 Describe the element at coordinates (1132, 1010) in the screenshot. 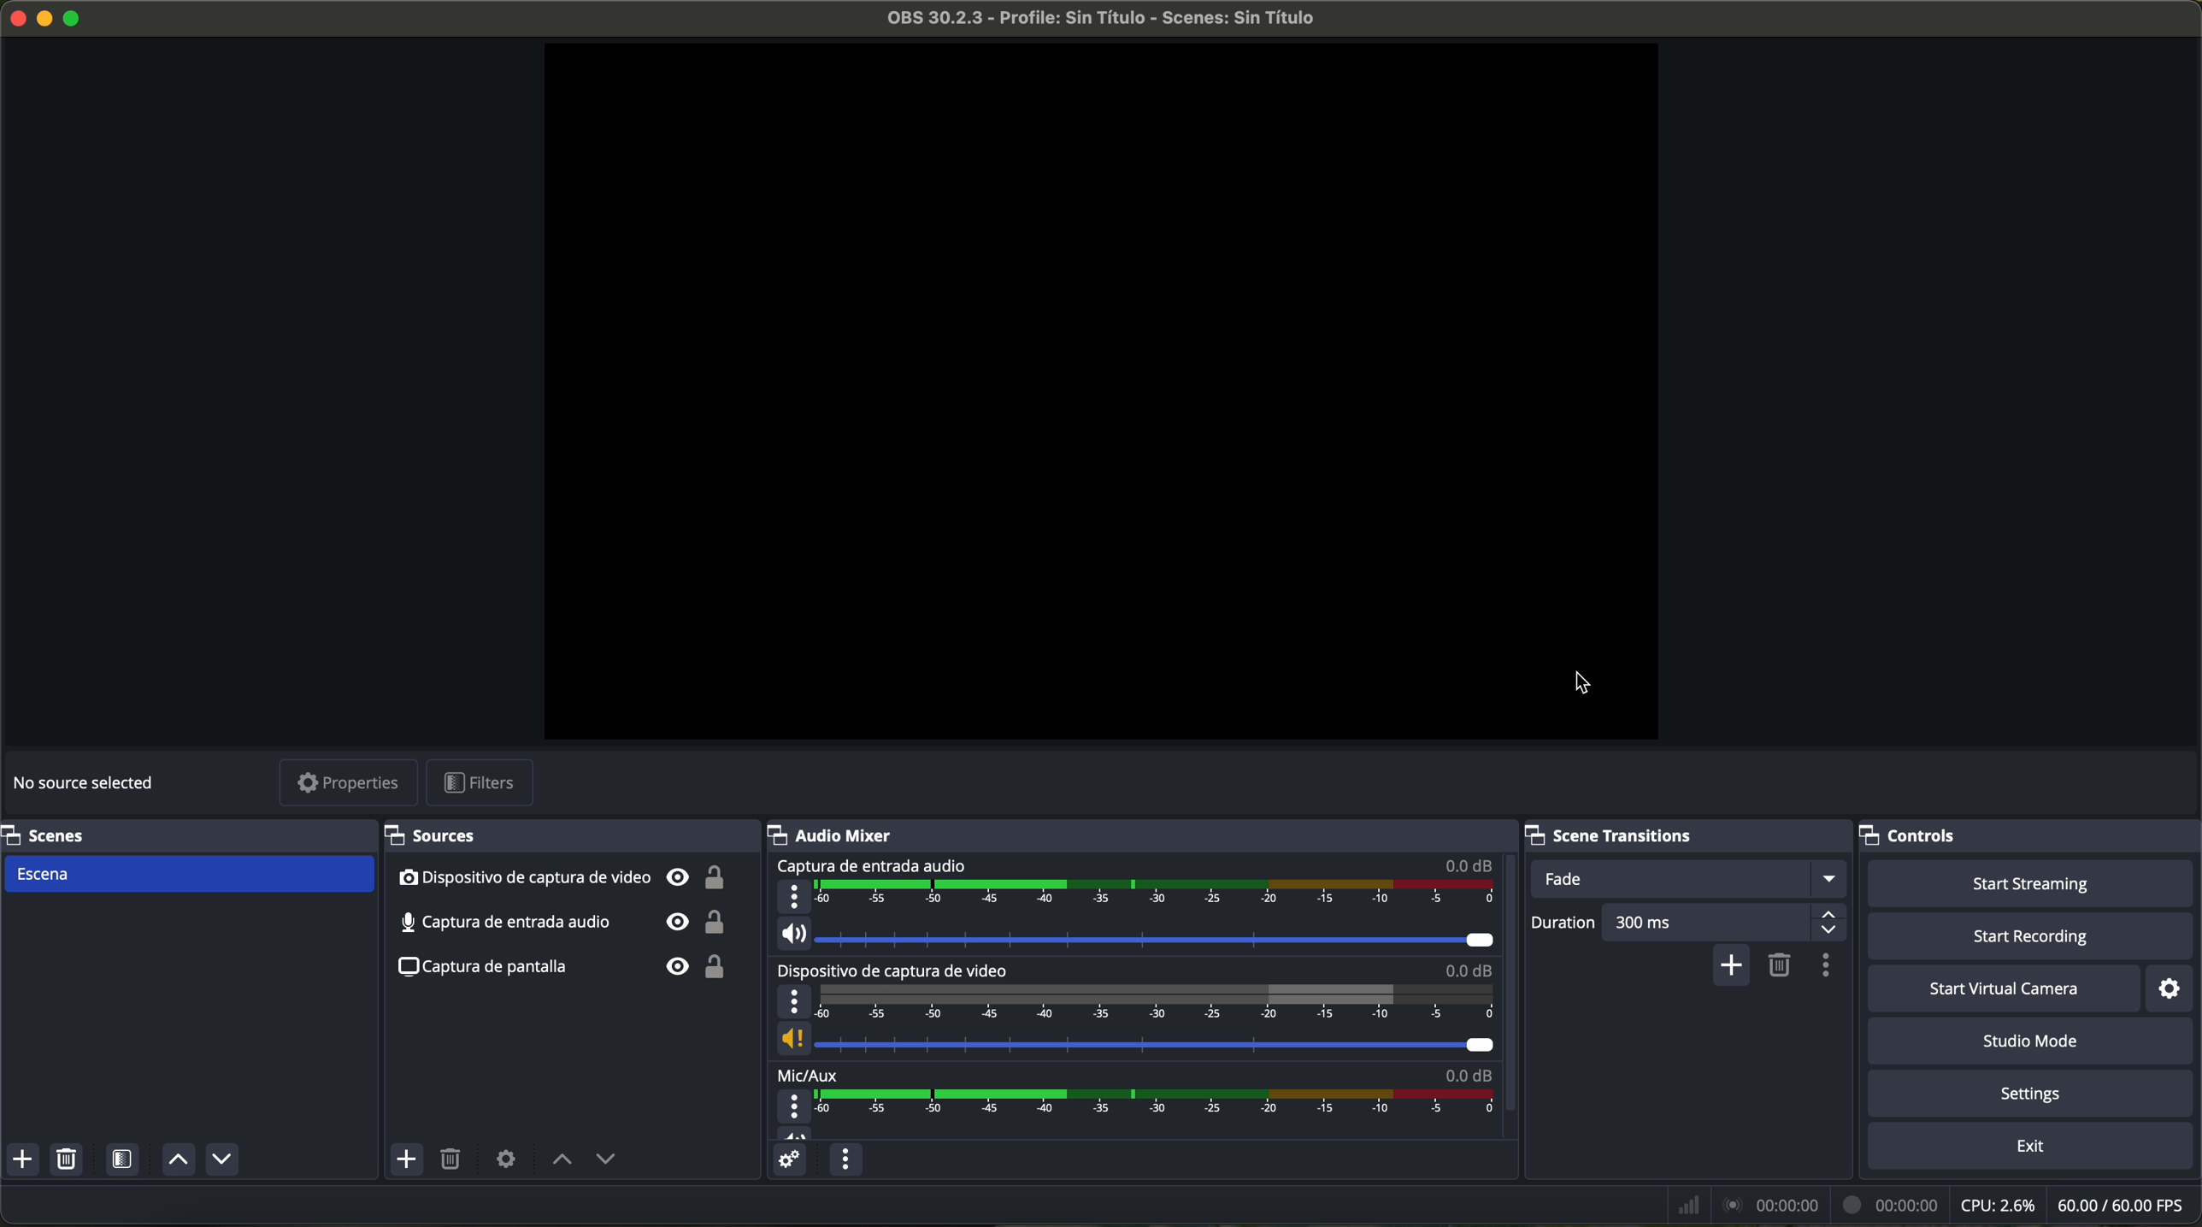

I see `video capture device` at that location.